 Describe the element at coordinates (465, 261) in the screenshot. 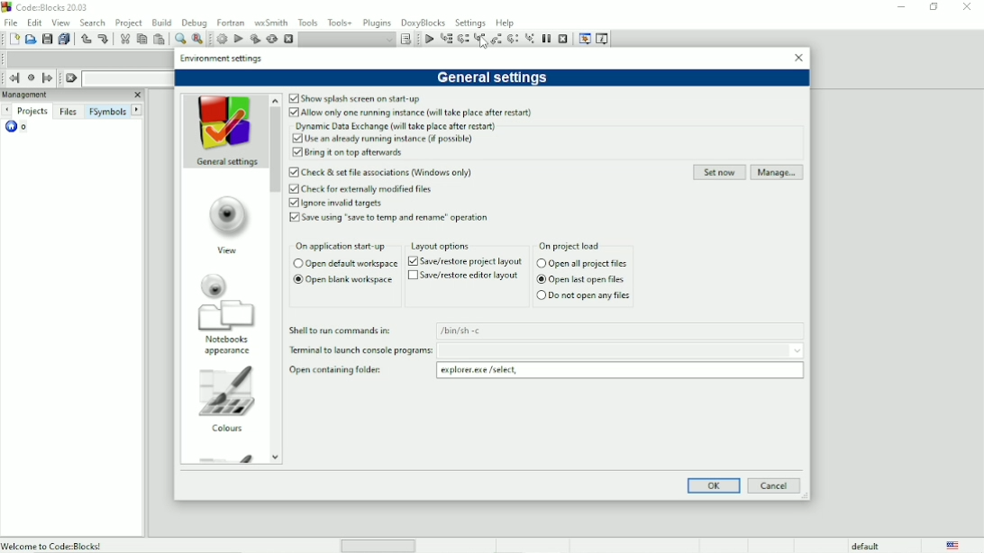

I see `Save/restore project layout` at that location.